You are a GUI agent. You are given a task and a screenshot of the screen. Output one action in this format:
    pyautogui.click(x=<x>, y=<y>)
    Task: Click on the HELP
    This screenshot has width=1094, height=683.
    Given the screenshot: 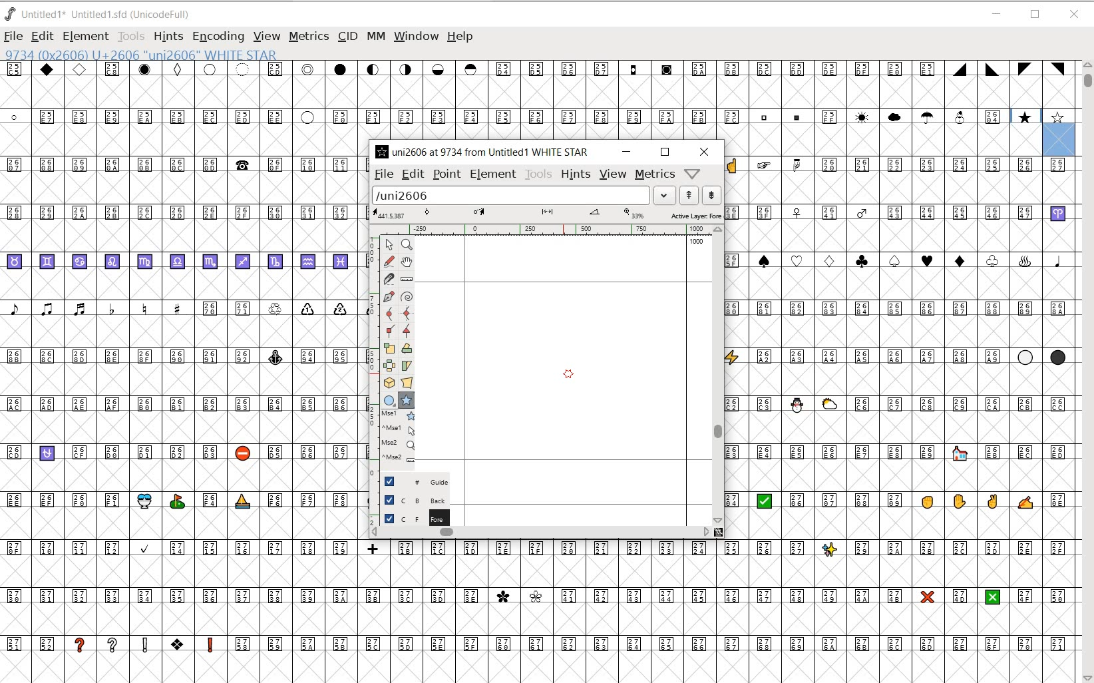 What is the action you would take?
    pyautogui.click(x=462, y=37)
    